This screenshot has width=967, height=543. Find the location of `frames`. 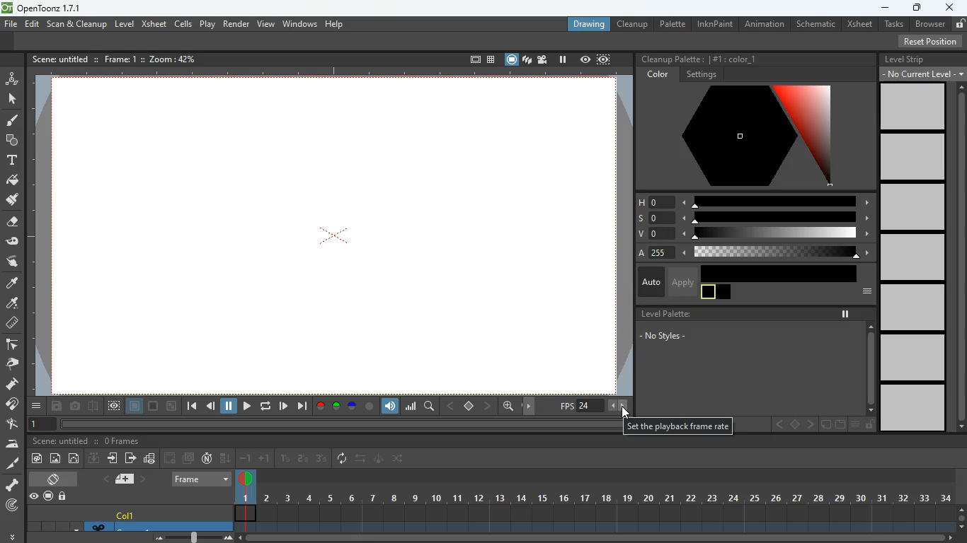

frames is located at coordinates (122, 440).